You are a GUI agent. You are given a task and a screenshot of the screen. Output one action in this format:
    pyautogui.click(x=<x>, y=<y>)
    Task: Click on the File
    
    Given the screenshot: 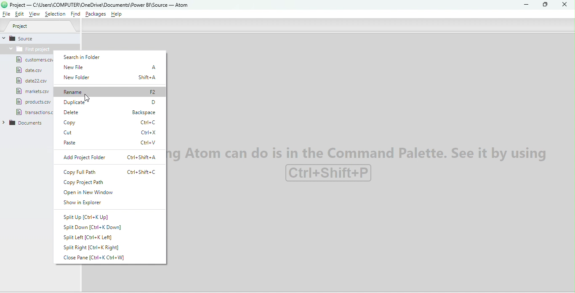 What is the action you would take?
    pyautogui.click(x=6, y=14)
    